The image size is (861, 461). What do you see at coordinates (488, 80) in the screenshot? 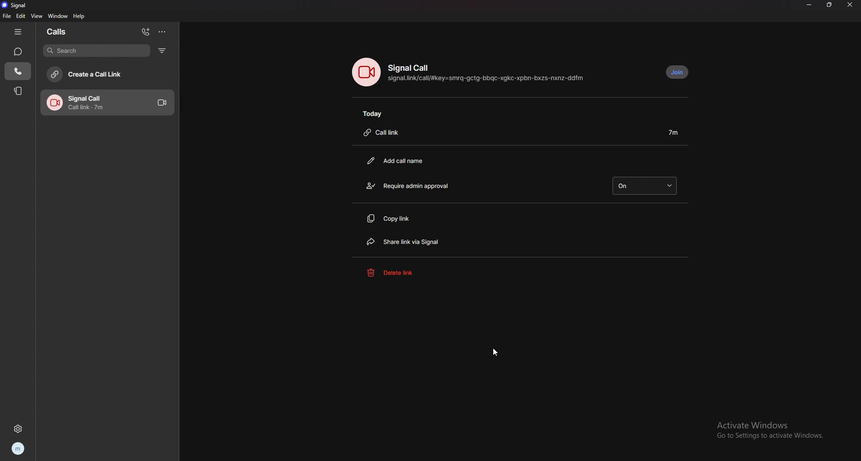
I see `signal.link/call/#key=smrq-gctg-bbqc-xgkc-xpbn-bxzs-nxnz-ddfm` at bounding box center [488, 80].